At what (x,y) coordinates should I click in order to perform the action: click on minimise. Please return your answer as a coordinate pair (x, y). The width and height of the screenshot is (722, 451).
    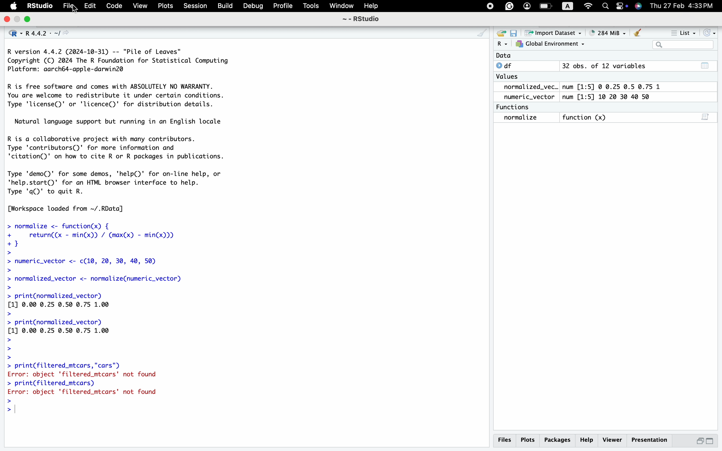
    Looking at the image, I should click on (701, 440).